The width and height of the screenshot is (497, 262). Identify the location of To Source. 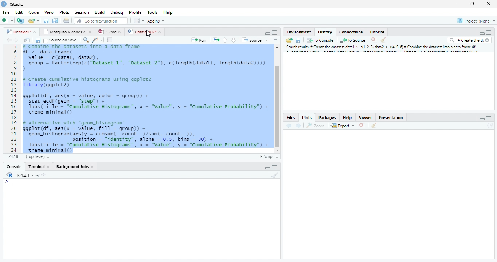
(353, 40).